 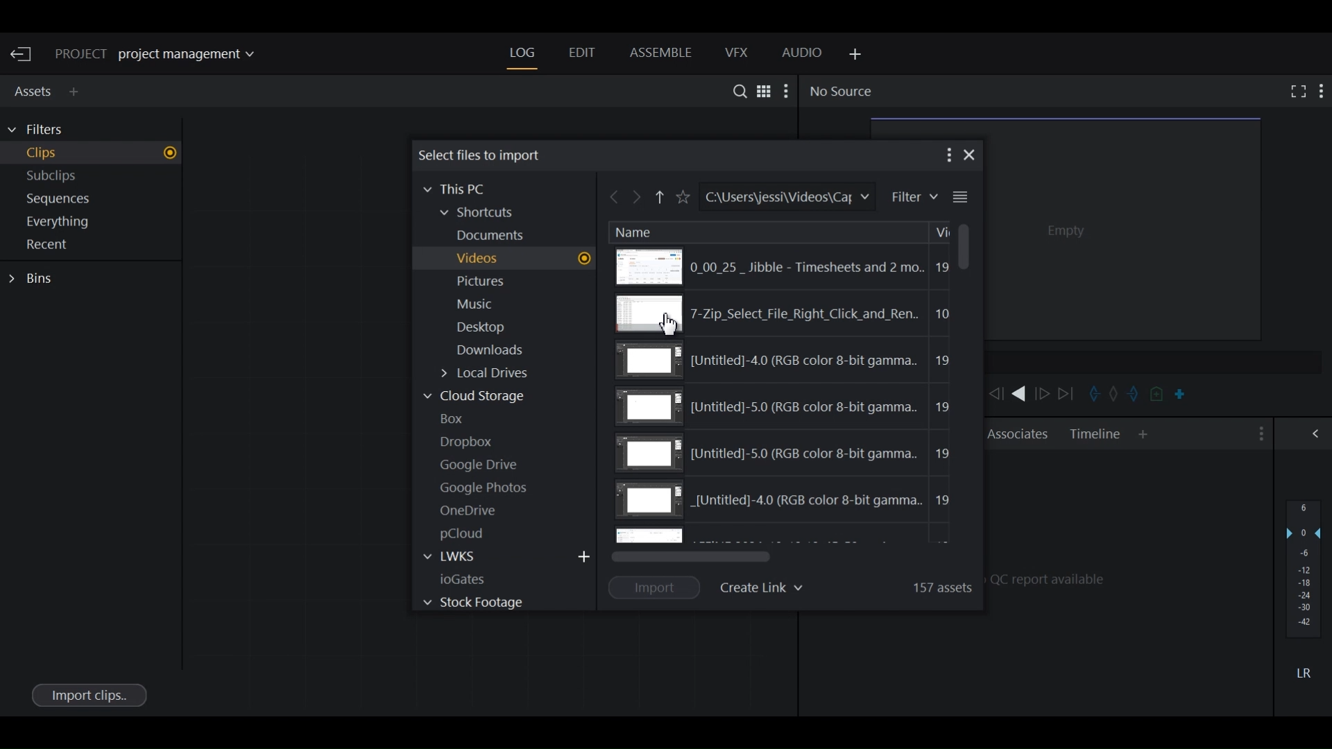 What do you see at coordinates (93, 246) in the screenshot?
I see `Show Recent in current project` at bounding box center [93, 246].